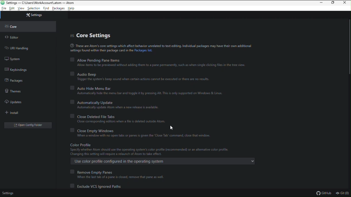 This screenshot has width=351, height=197. Describe the element at coordinates (15, 69) in the screenshot. I see `keybinding` at that location.